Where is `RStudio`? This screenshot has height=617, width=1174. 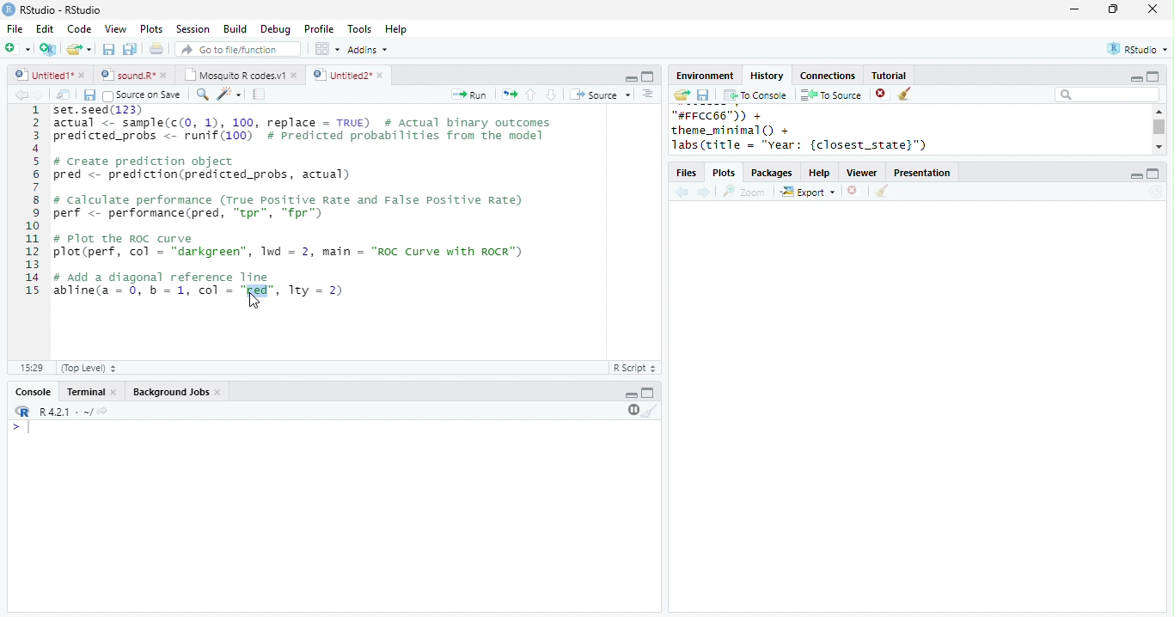 RStudio is located at coordinates (1140, 48).